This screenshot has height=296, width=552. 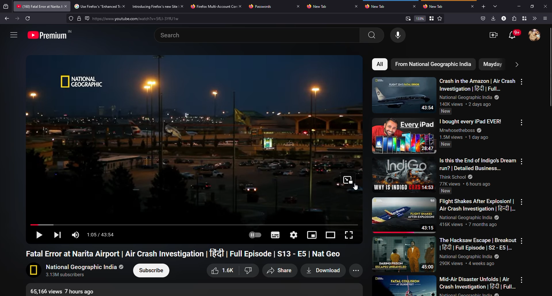 I want to click on download, so click(x=322, y=271).